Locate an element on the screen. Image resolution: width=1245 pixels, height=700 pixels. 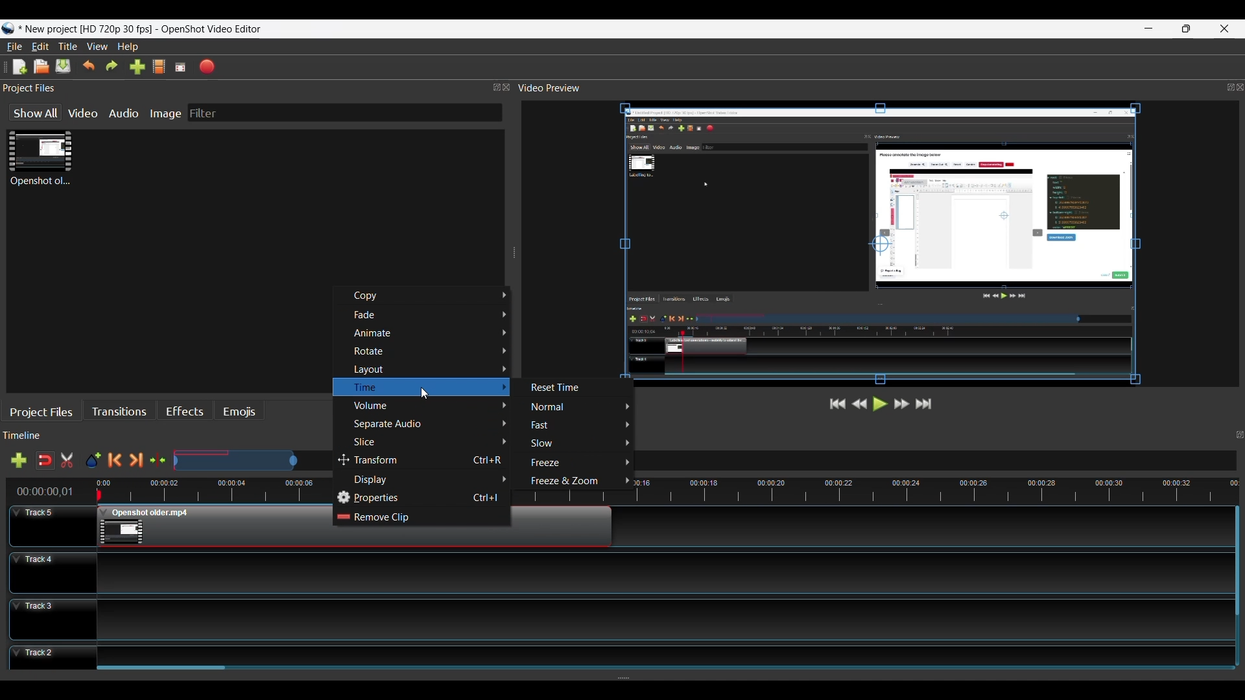
timeline is located at coordinates (951, 489).